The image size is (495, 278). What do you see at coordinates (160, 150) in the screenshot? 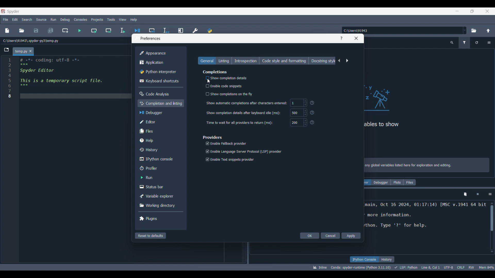
I see `History` at bounding box center [160, 150].